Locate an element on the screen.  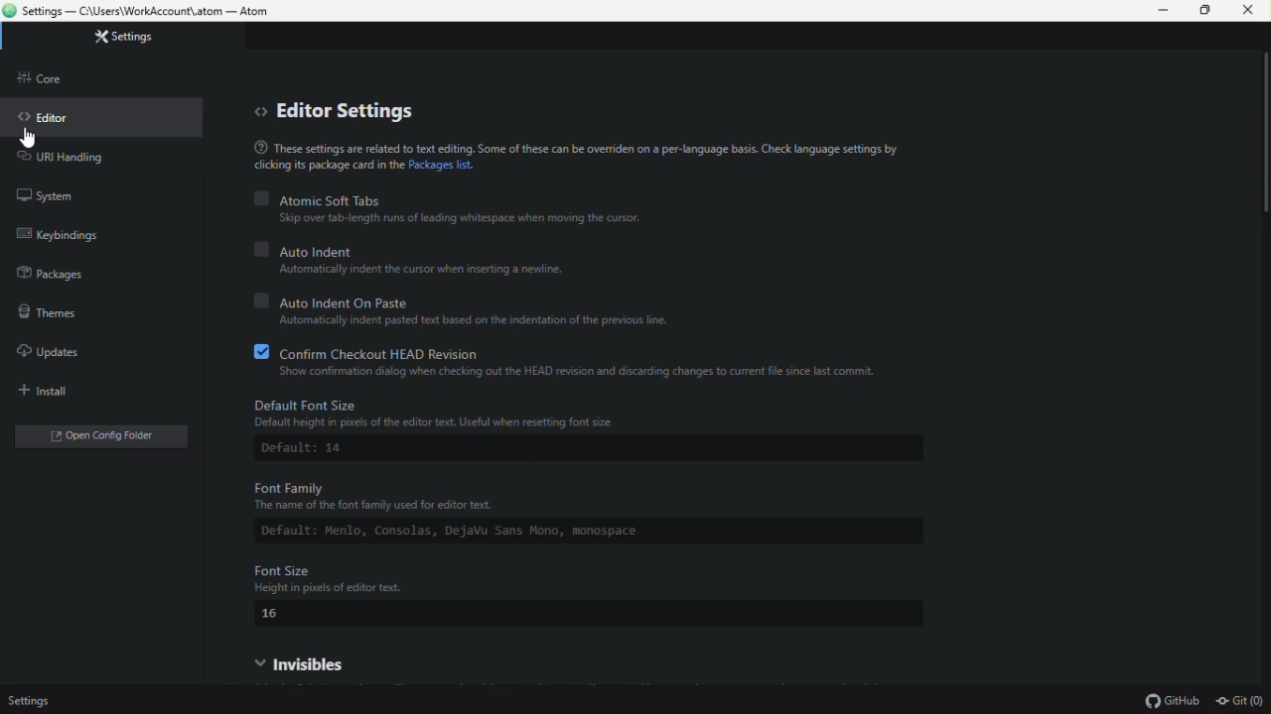
System is located at coordinates (55, 195).